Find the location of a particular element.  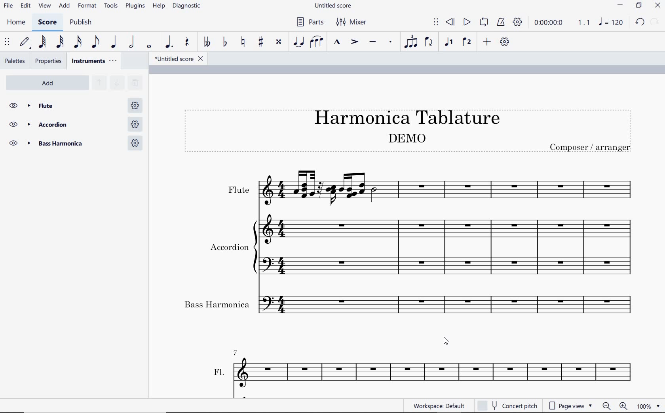

Playback speed is located at coordinates (585, 22).